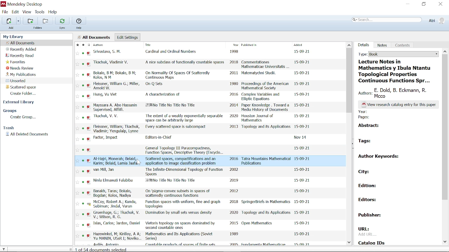 The width and height of the screenshot is (449, 252). What do you see at coordinates (234, 180) in the screenshot?
I see `2019` at bounding box center [234, 180].